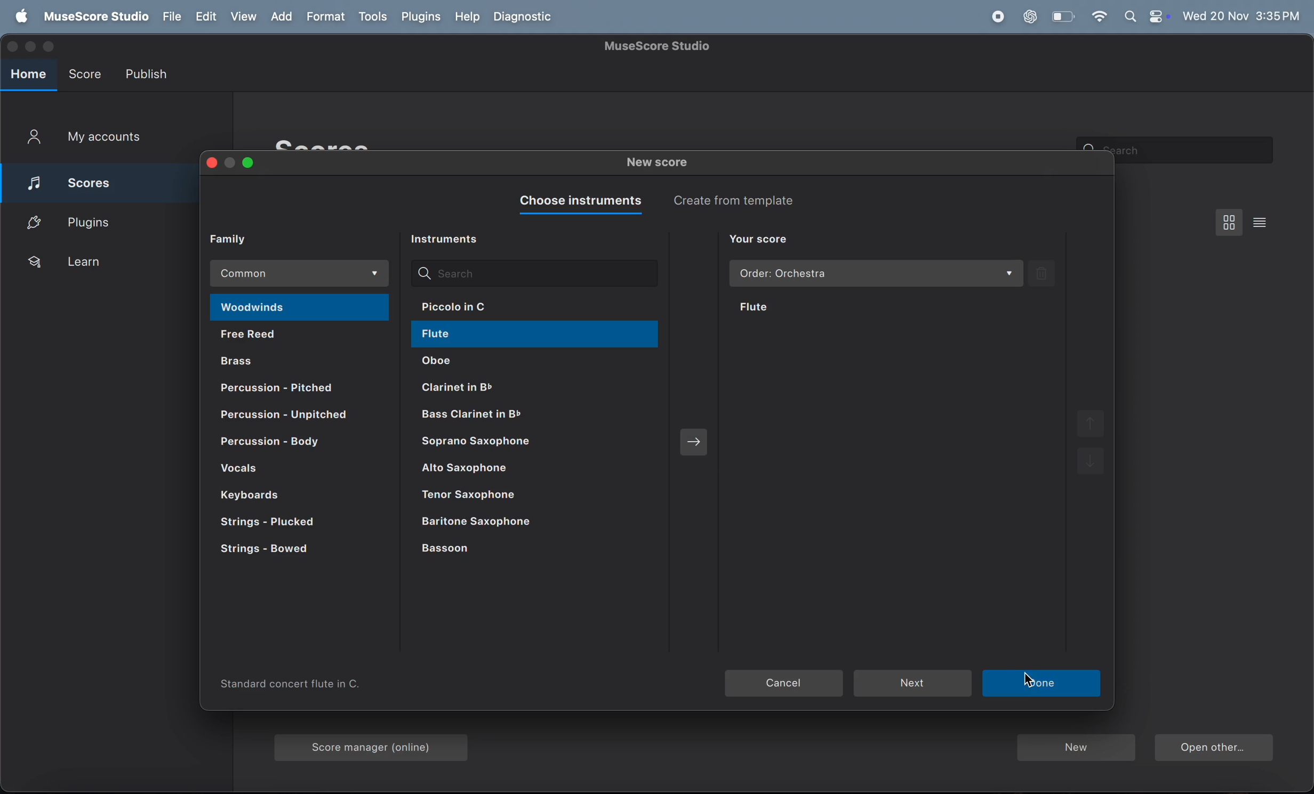 The image size is (1314, 794). What do you see at coordinates (285, 17) in the screenshot?
I see `add` at bounding box center [285, 17].